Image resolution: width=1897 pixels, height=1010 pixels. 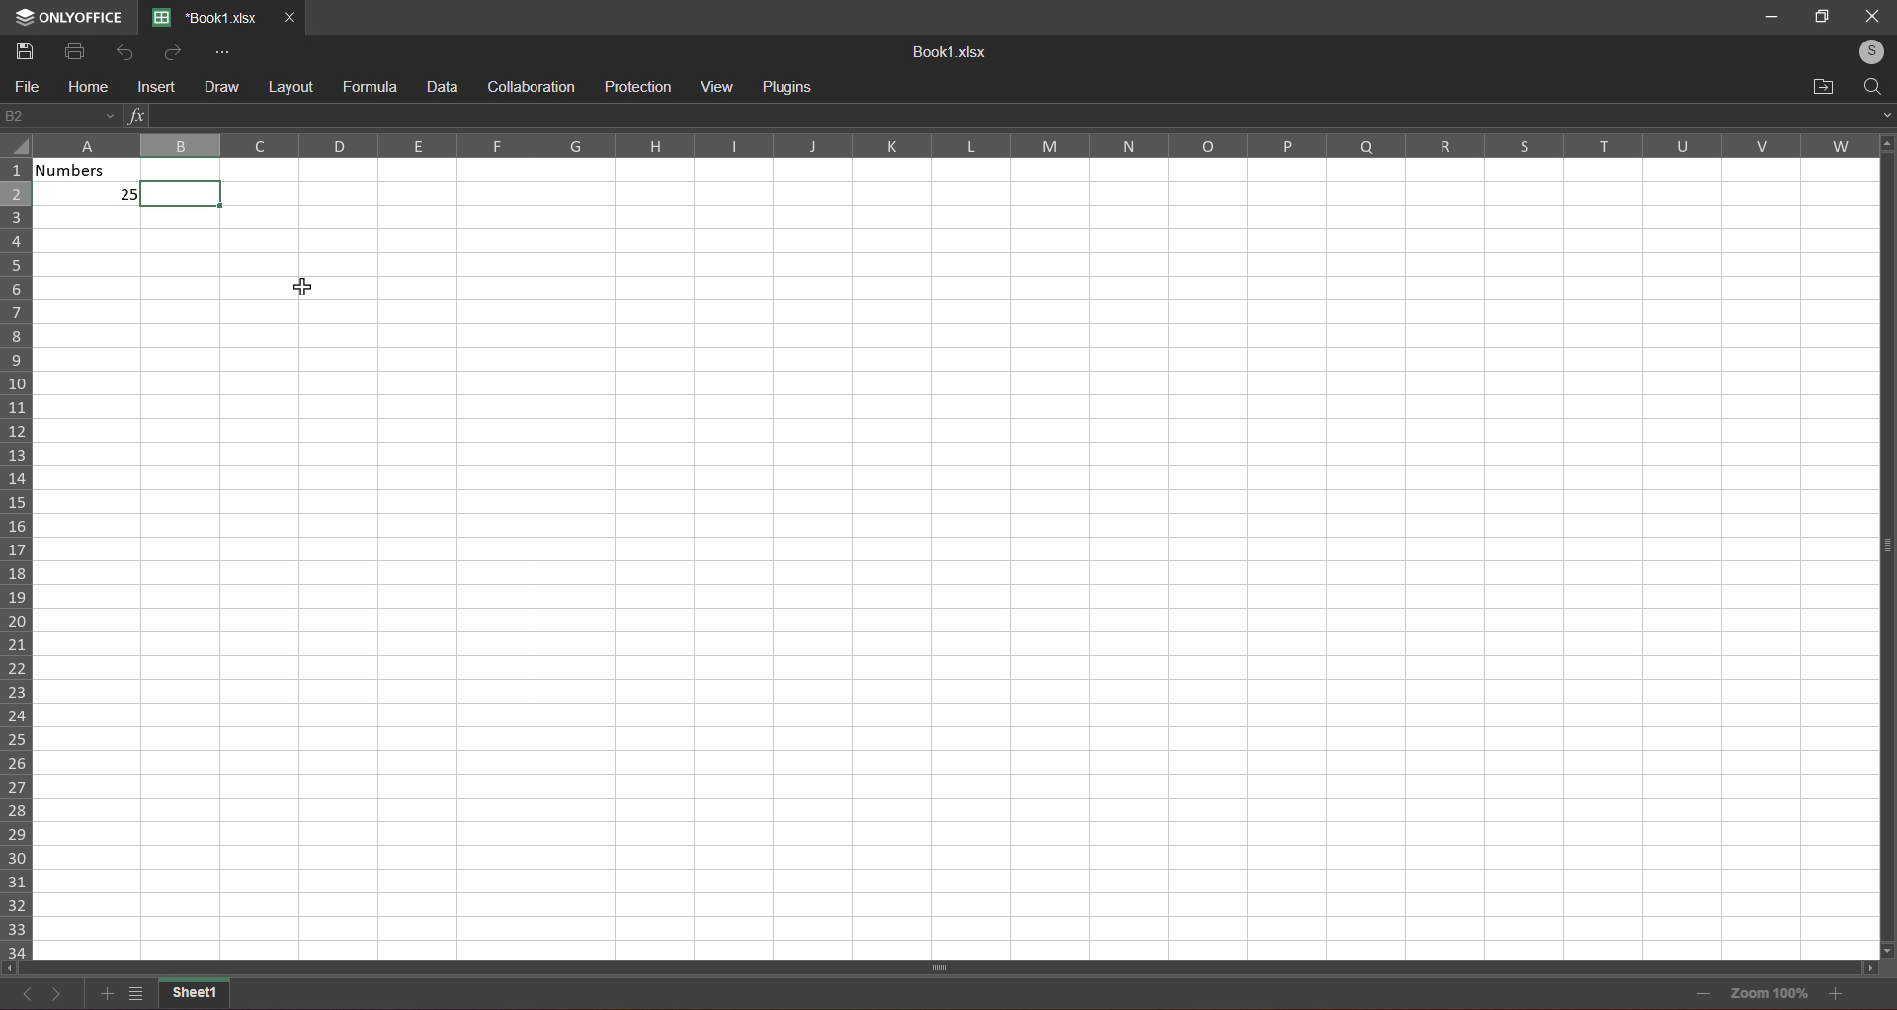 I want to click on maximize, so click(x=1821, y=16).